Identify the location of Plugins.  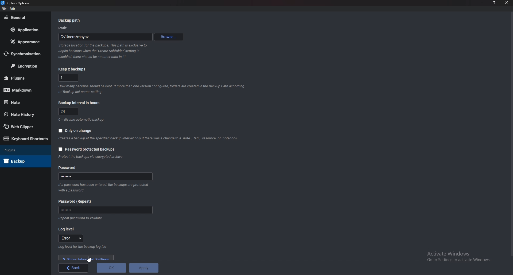
(23, 78).